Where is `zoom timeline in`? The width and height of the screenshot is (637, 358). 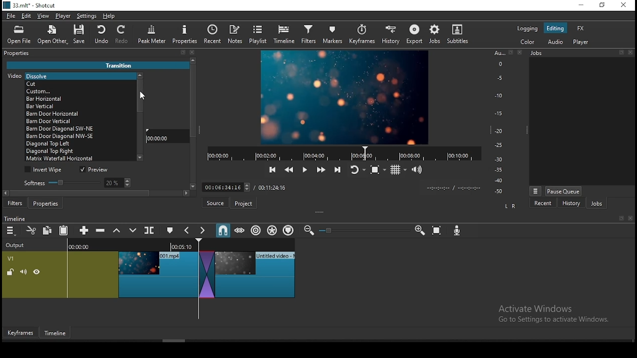 zoom timeline in is located at coordinates (420, 231).